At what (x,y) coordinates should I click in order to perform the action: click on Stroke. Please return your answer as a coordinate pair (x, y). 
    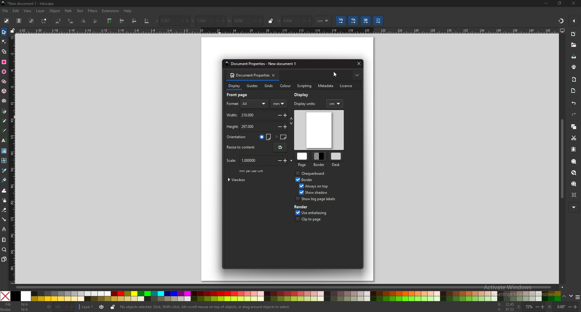
    Looking at the image, I should click on (16, 310).